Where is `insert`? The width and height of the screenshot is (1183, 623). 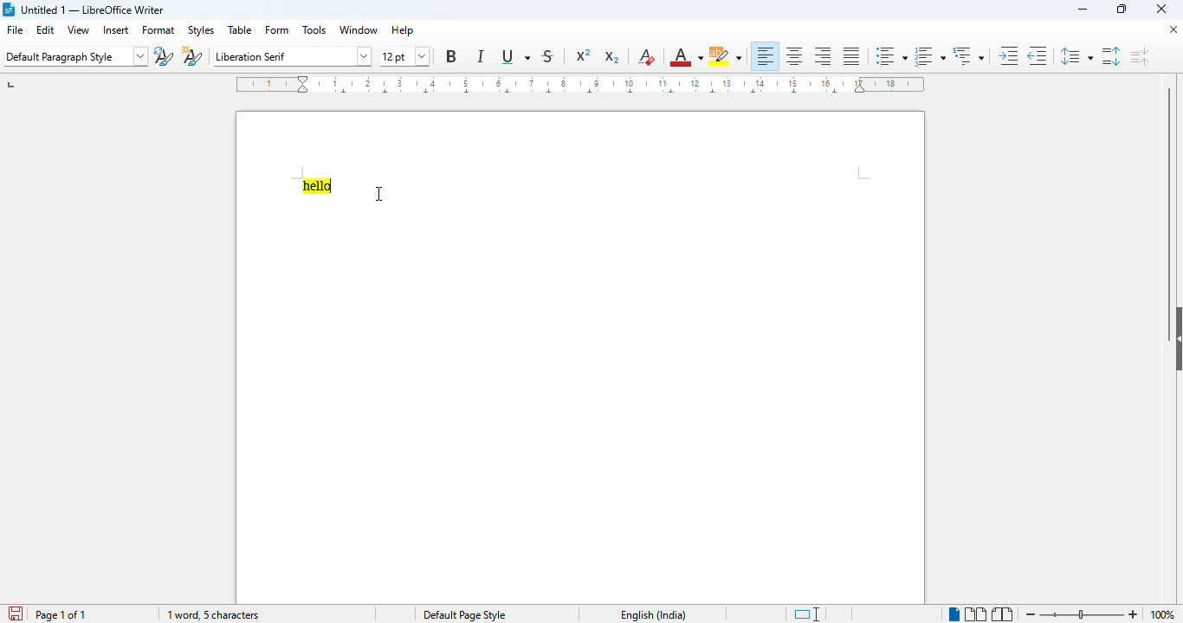 insert is located at coordinates (116, 30).